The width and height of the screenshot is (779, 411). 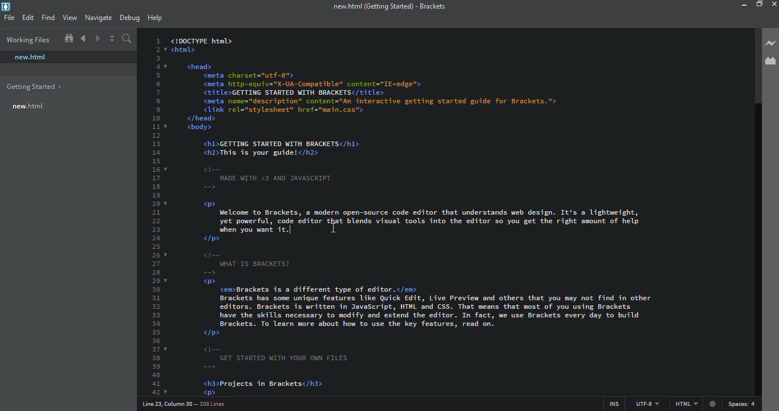 What do you see at coordinates (388, 6) in the screenshot?
I see `brackets` at bounding box center [388, 6].